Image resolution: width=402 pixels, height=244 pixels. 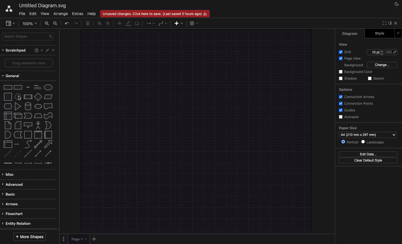 I want to click on Grid, so click(x=346, y=52).